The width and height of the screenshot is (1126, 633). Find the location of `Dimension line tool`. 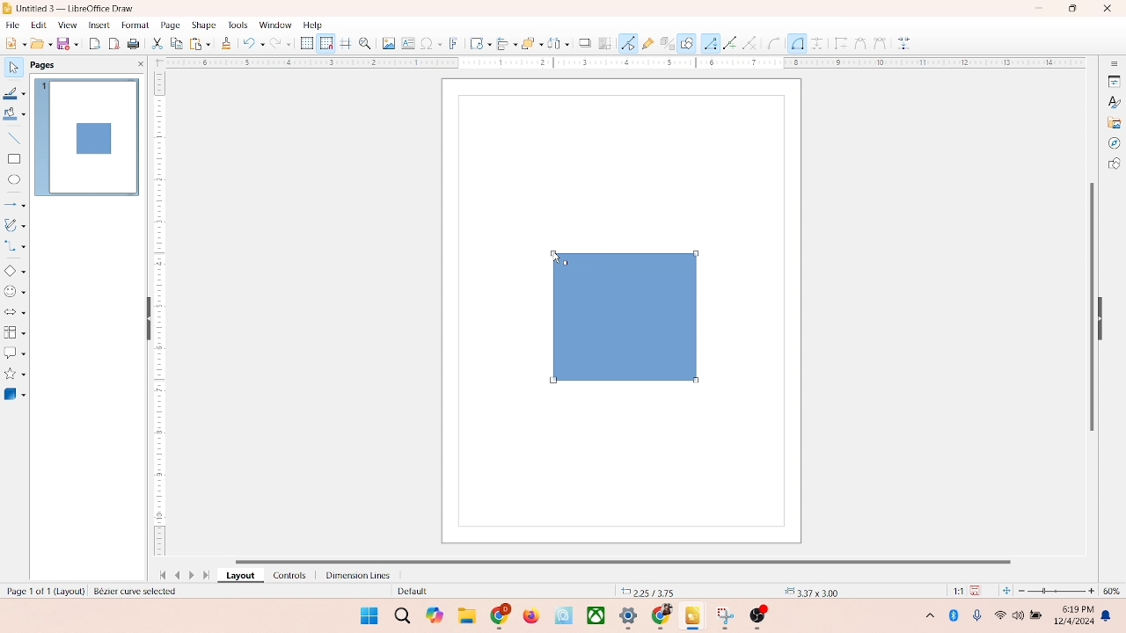

Dimension line tool is located at coordinates (817, 43).